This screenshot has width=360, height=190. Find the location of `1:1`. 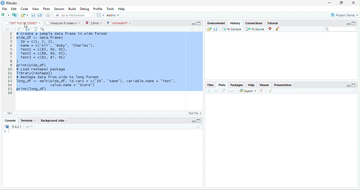

1:1 is located at coordinates (9, 113).